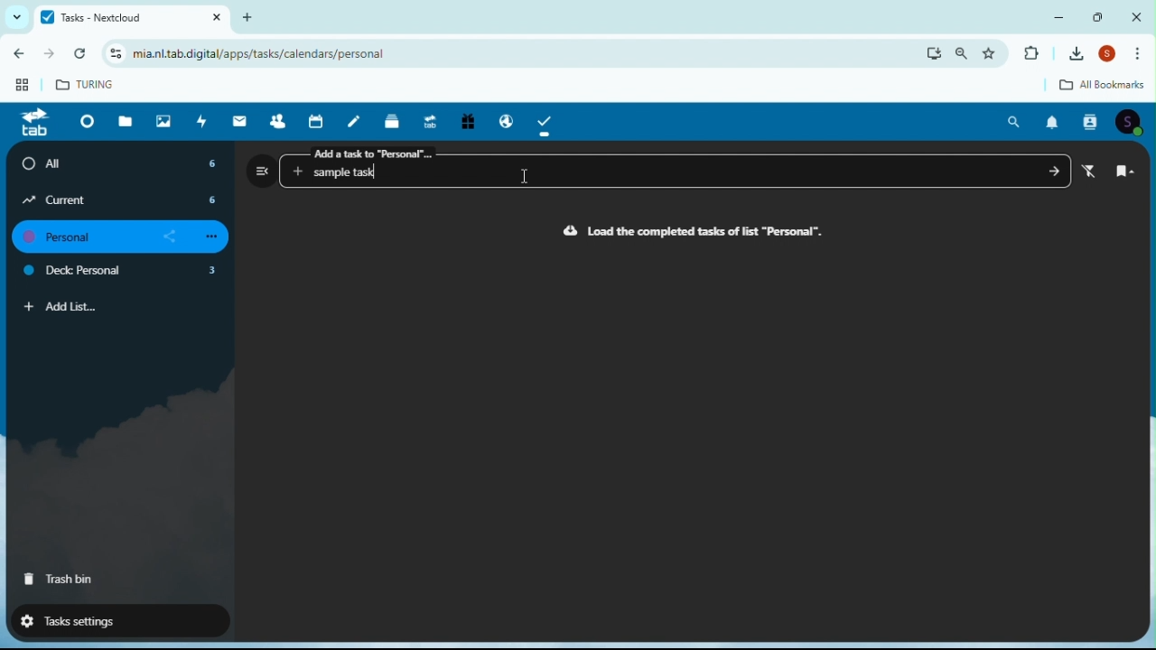  I want to click on web, so click(19, 88).